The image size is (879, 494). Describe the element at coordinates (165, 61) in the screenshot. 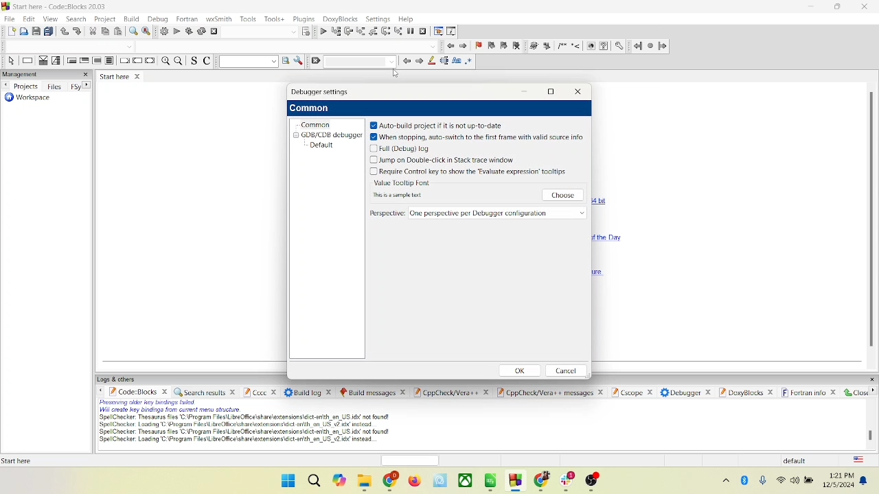

I see `zoom in` at that location.